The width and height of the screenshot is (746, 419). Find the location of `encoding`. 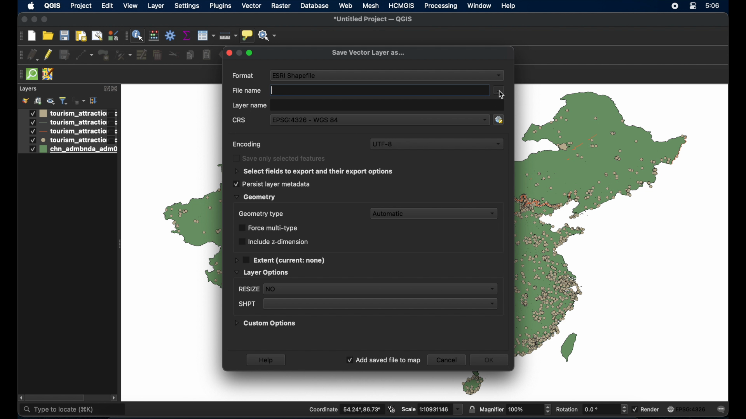

encoding is located at coordinates (247, 144).